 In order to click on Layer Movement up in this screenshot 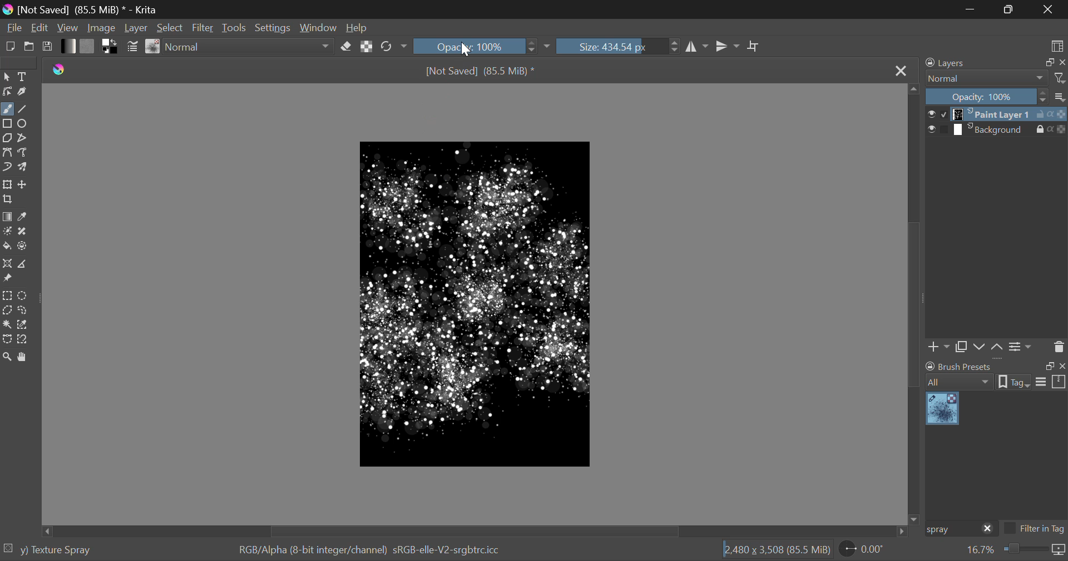, I will do `click(997, 348)`.